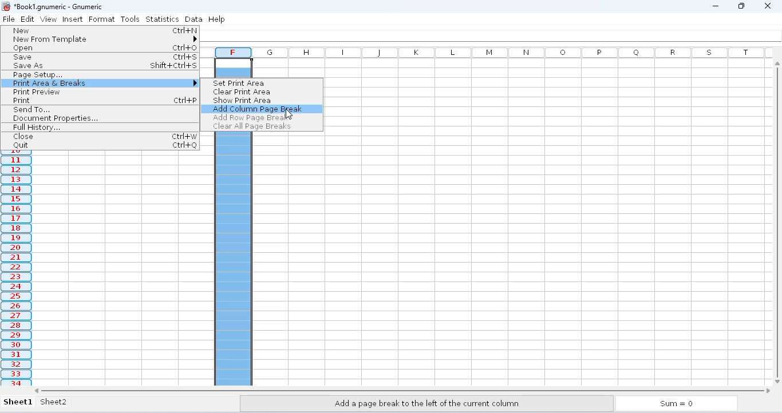  I want to click on send to, so click(31, 109).